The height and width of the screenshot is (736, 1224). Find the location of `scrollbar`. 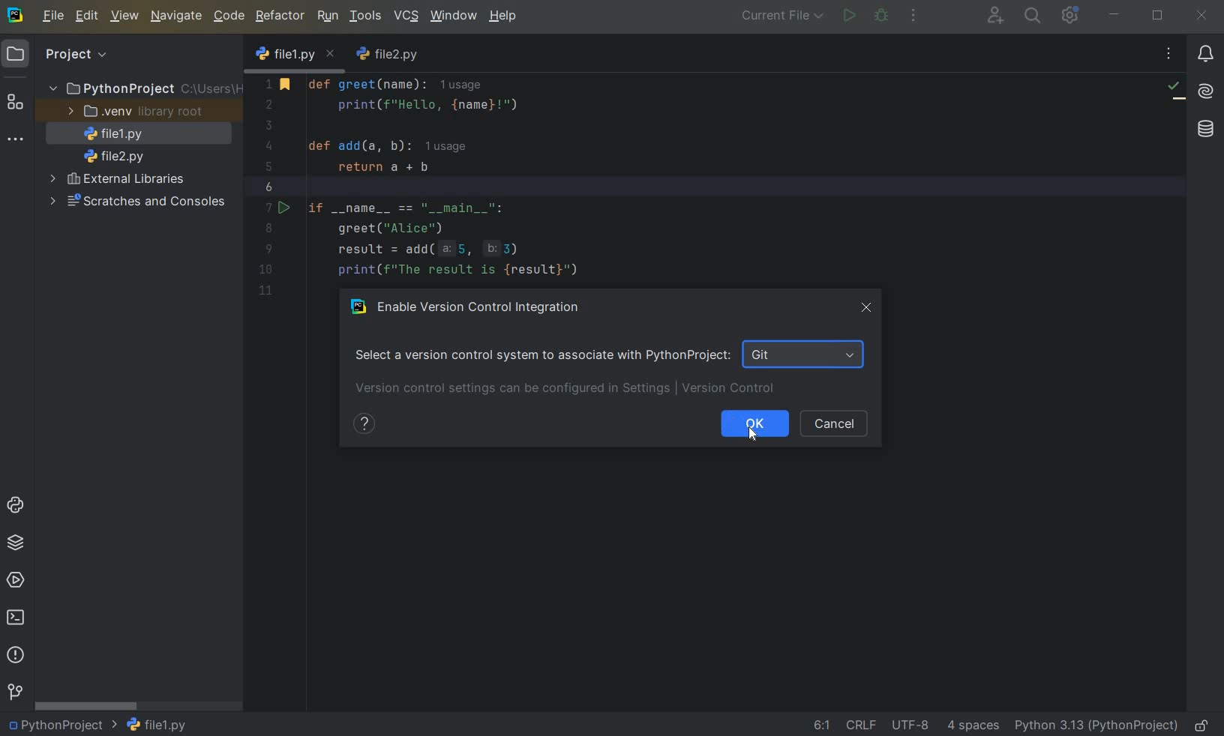

scrollbar is located at coordinates (88, 705).